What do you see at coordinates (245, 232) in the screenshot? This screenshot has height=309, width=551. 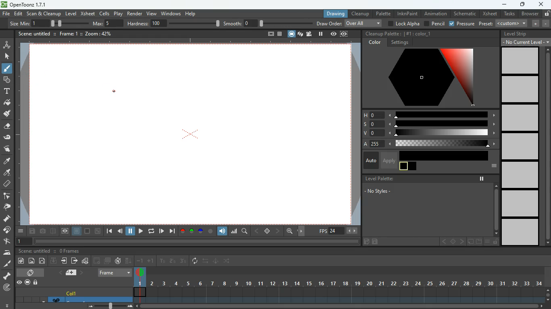 I see `search` at bounding box center [245, 232].